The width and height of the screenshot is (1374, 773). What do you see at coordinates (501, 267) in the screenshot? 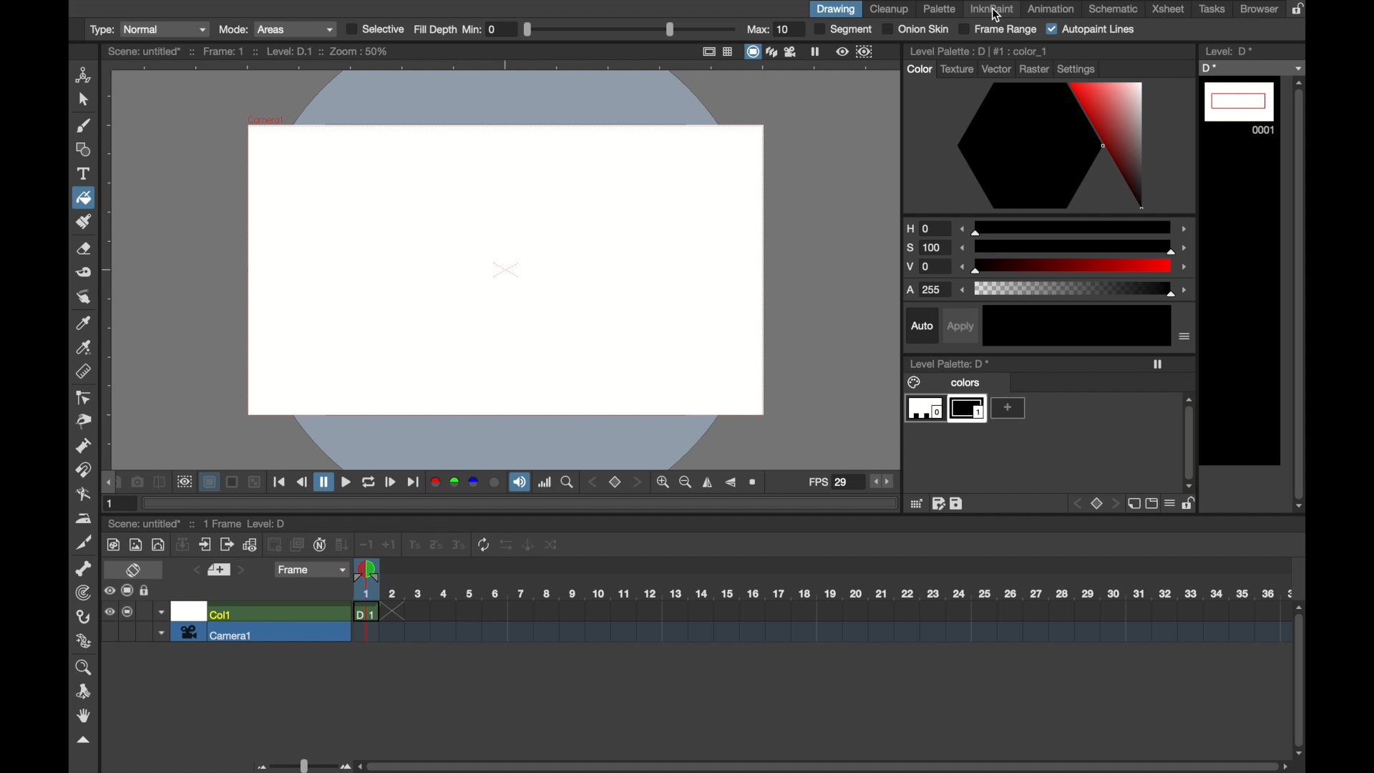
I see `canvas` at bounding box center [501, 267].